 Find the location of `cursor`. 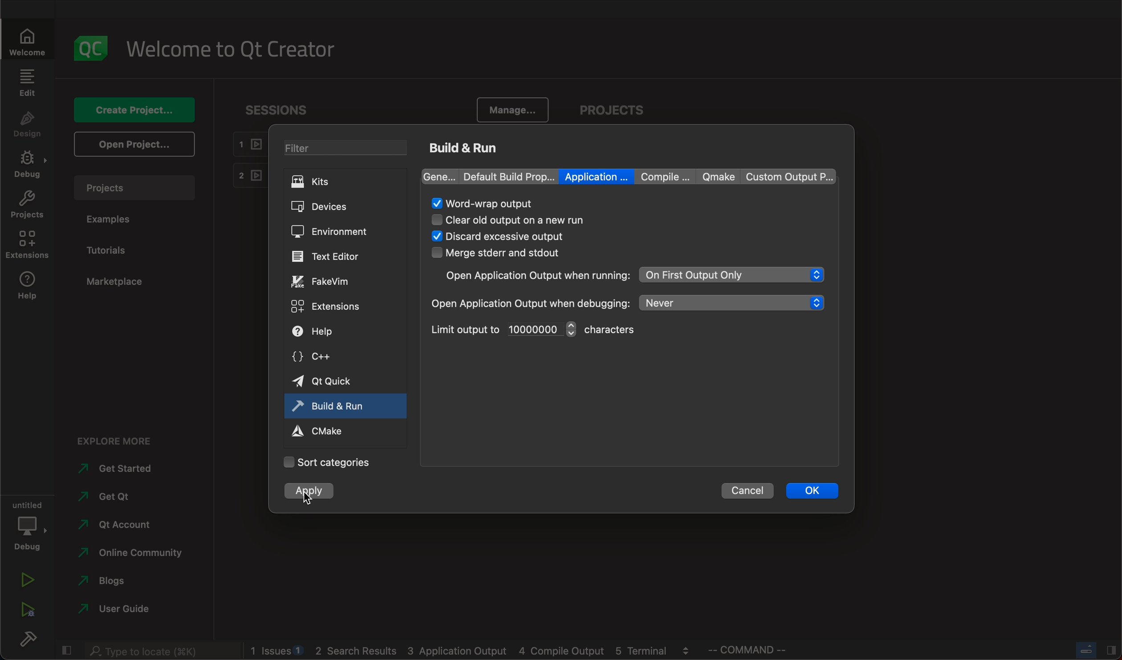

cursor is located at coordinates (307, 496).